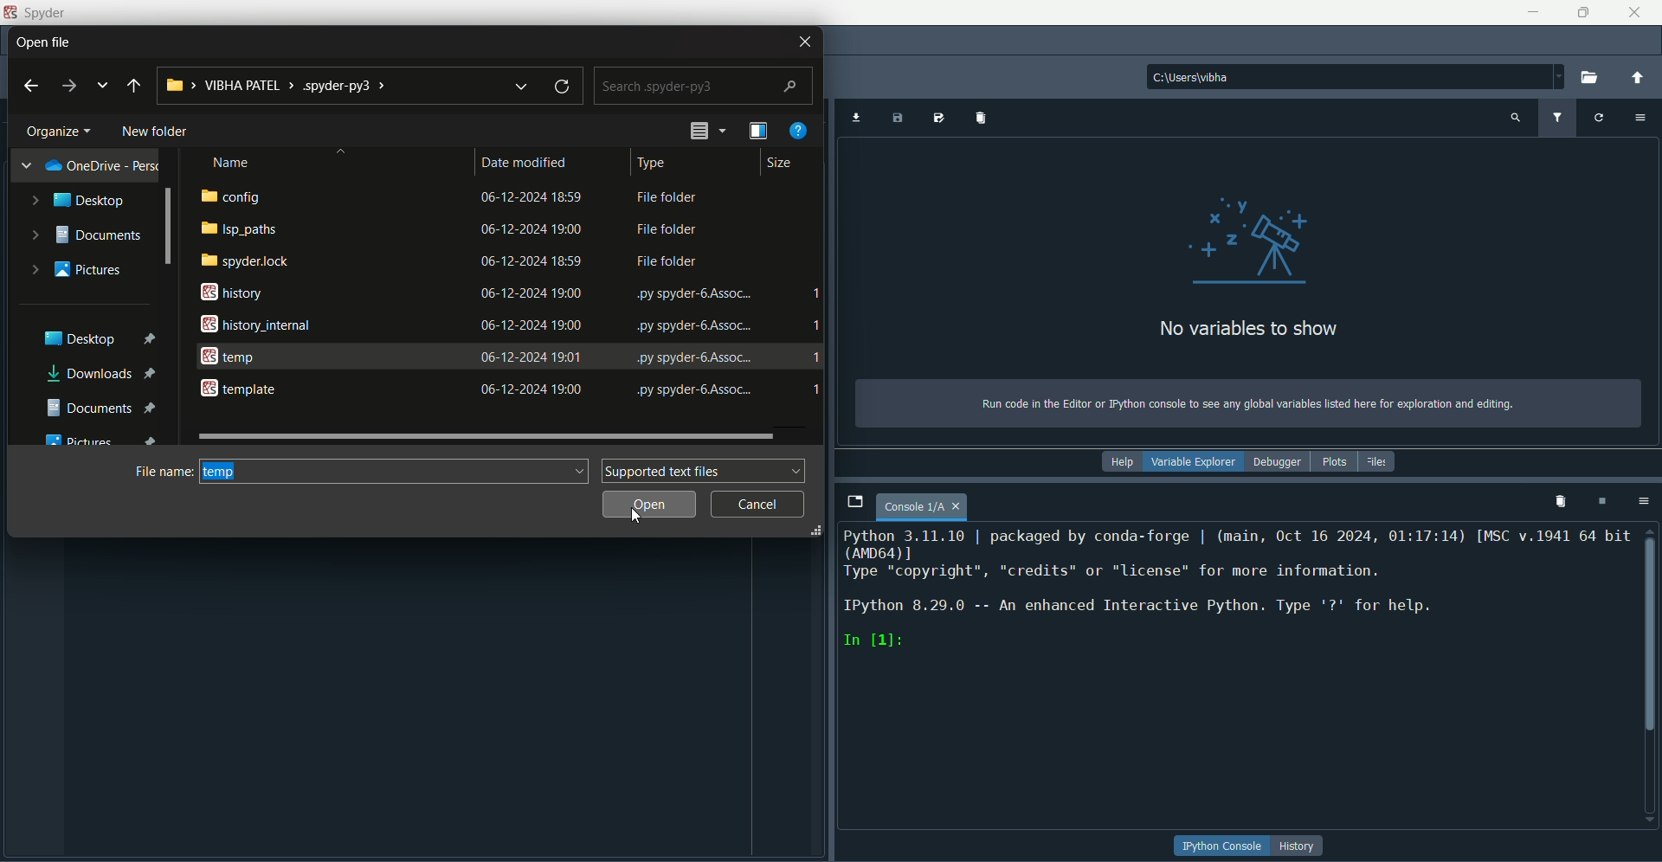  What do you see at coordinates (533, 388) in the screenshot?
I see `date` at bounding box center [533, 388].